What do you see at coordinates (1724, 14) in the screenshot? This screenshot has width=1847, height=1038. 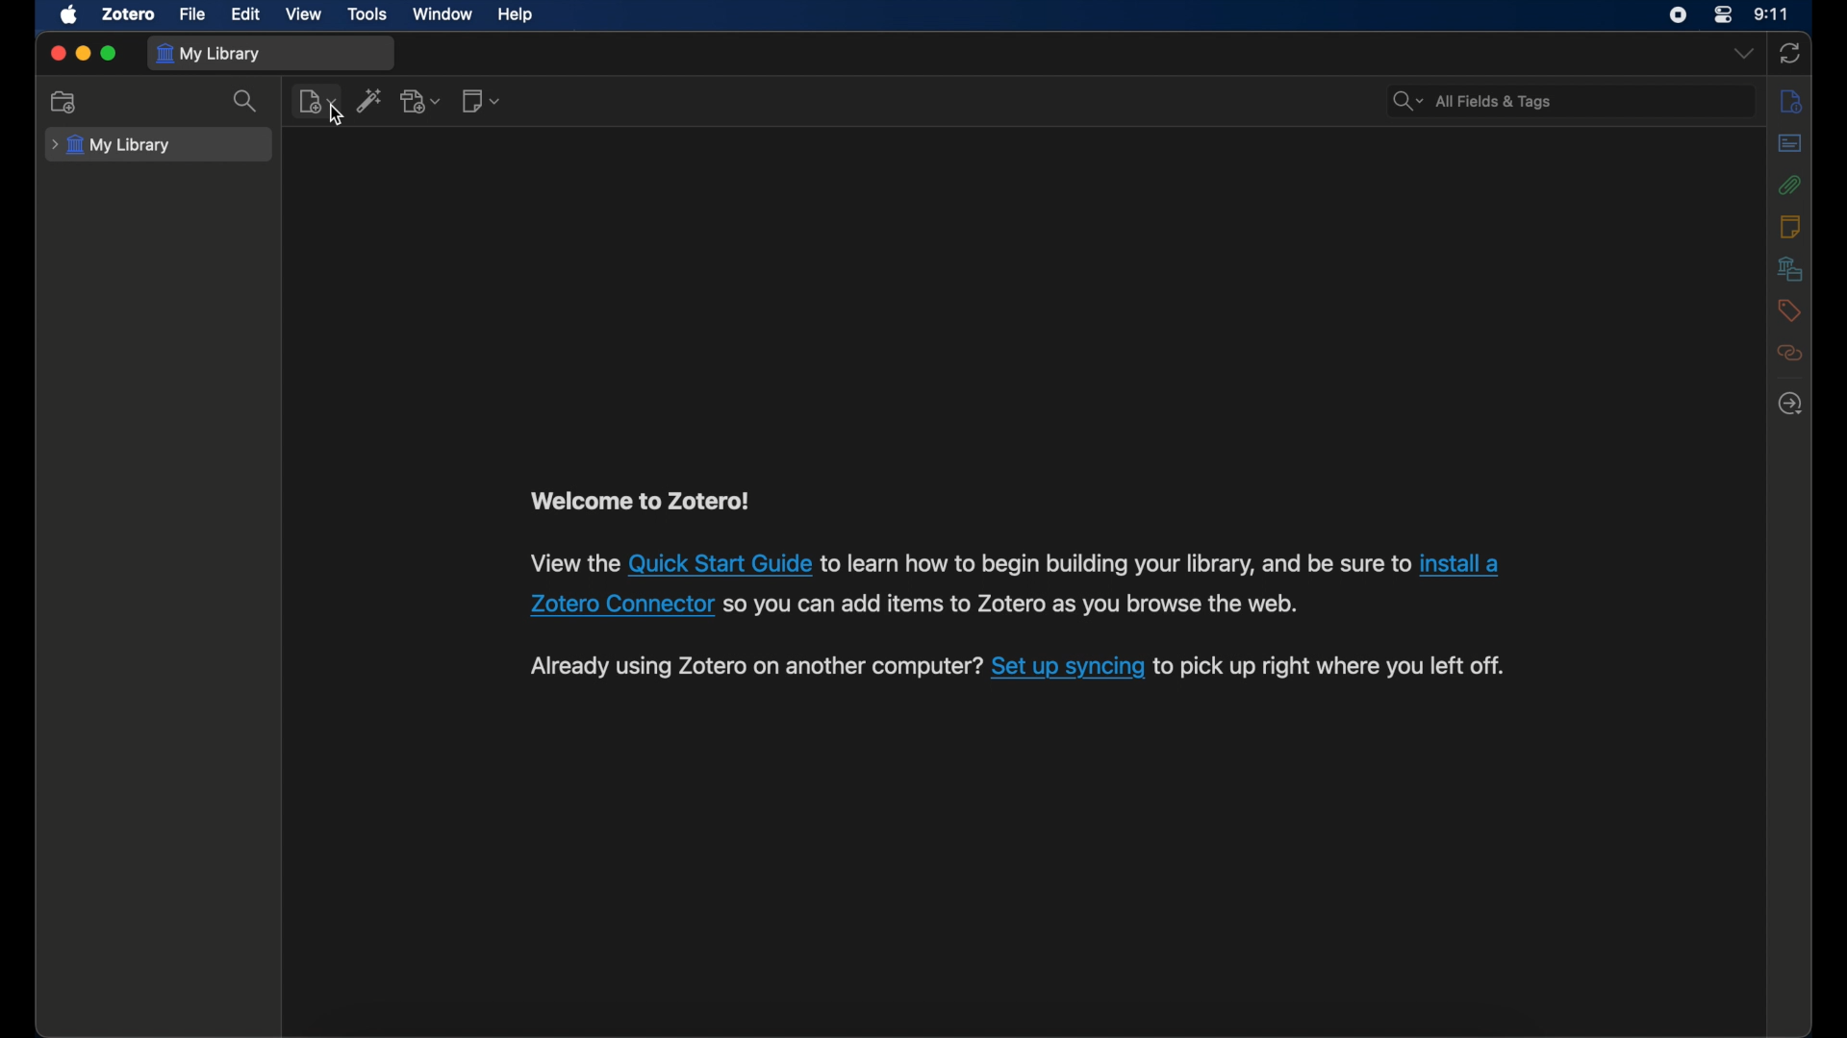 I see `control center` at bounding box center [1724, 14].